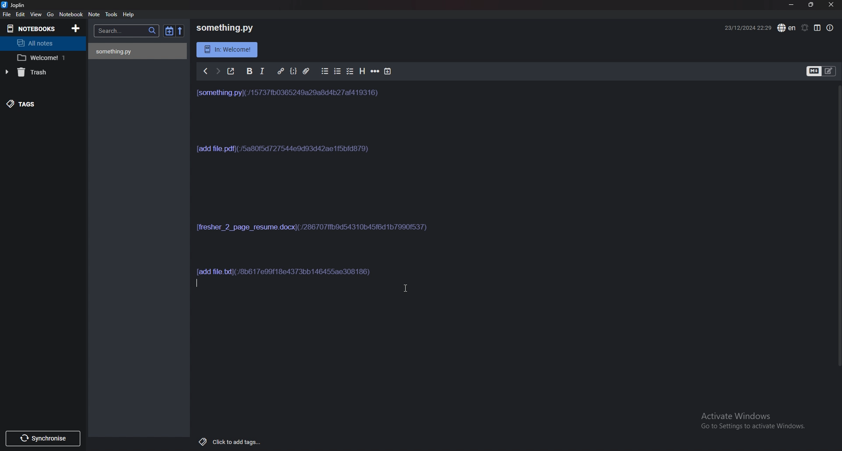 The image size is (842, 451). What do you see at coordinates (337, 71) in the screenshot?
I see `Number list` at bounding box center [337, 71].